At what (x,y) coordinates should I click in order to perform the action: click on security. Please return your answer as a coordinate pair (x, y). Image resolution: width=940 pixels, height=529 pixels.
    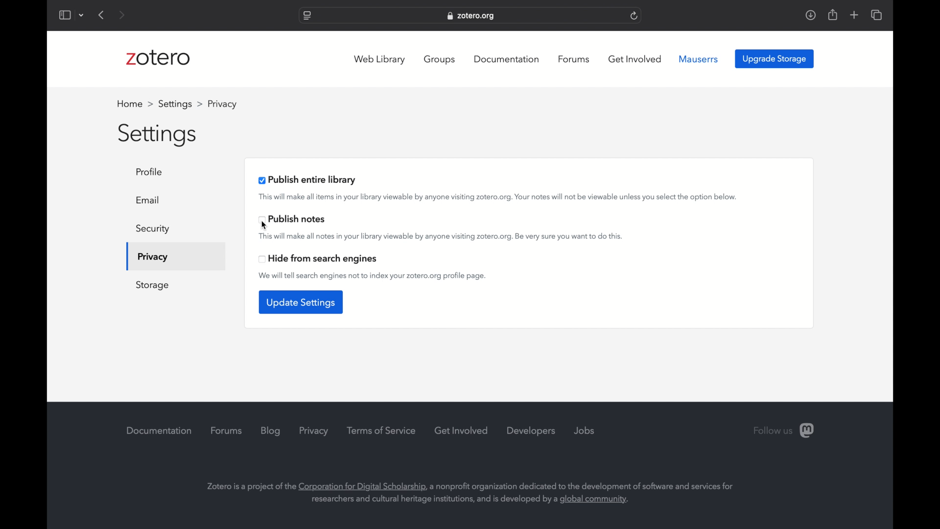
    Looking at the image, I should click on (153, 229).